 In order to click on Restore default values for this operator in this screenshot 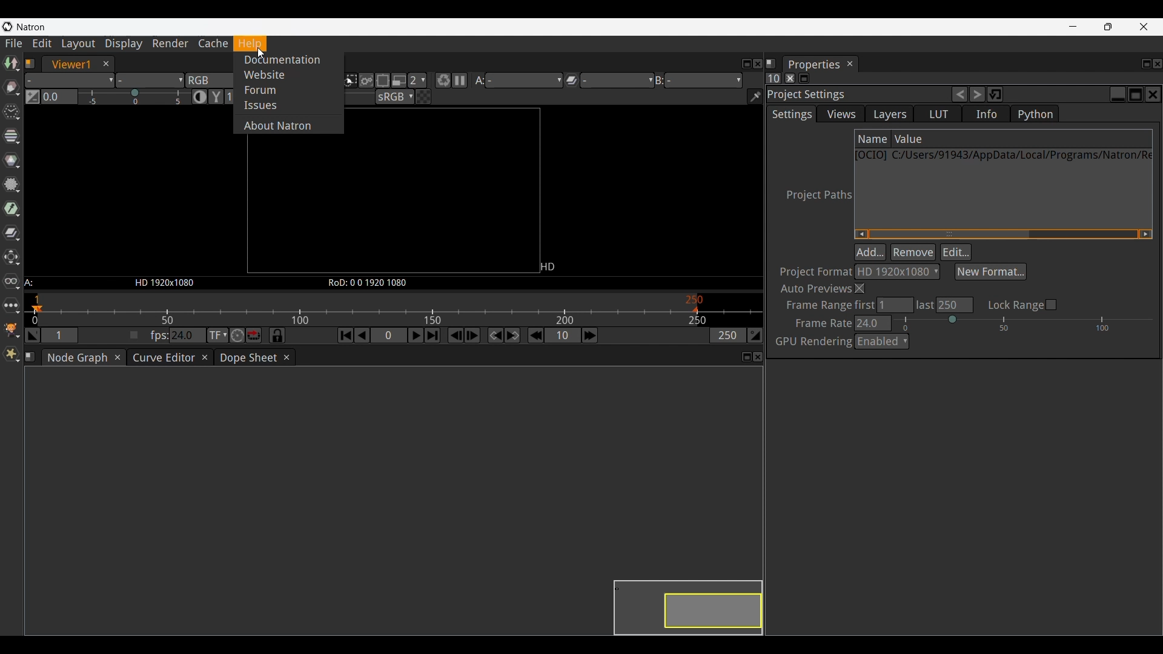, I will do `click(995, 94)`.